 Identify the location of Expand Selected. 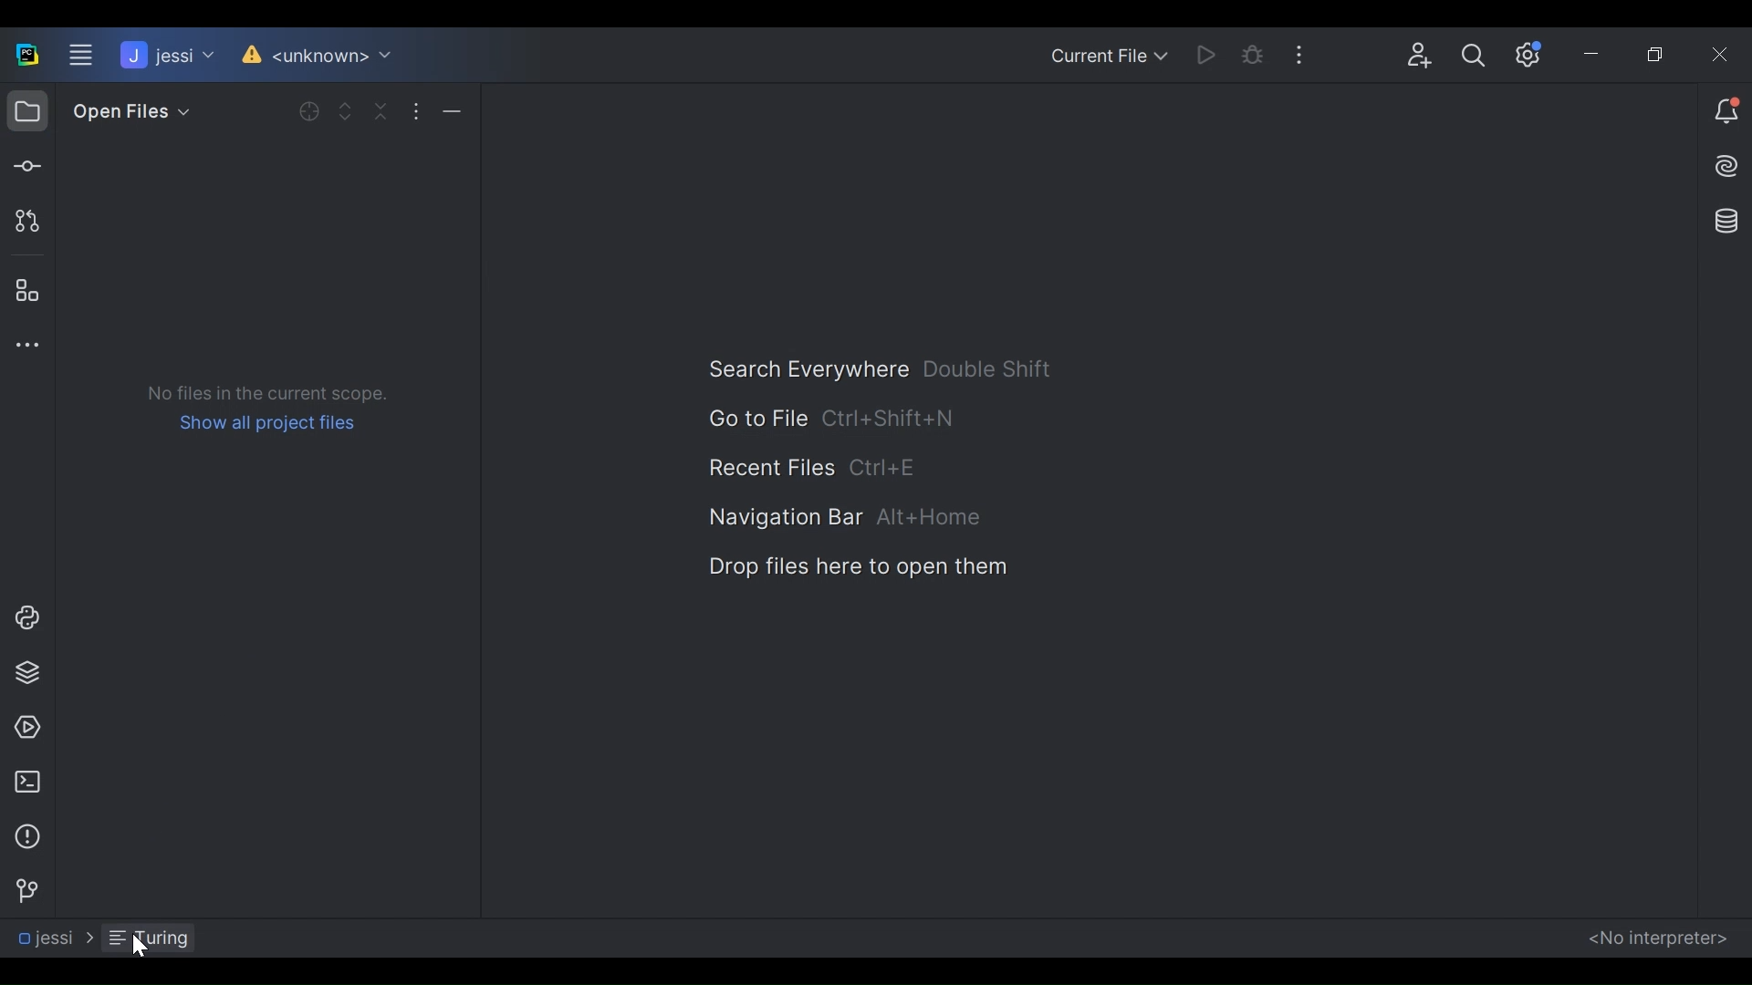
(346, 111).